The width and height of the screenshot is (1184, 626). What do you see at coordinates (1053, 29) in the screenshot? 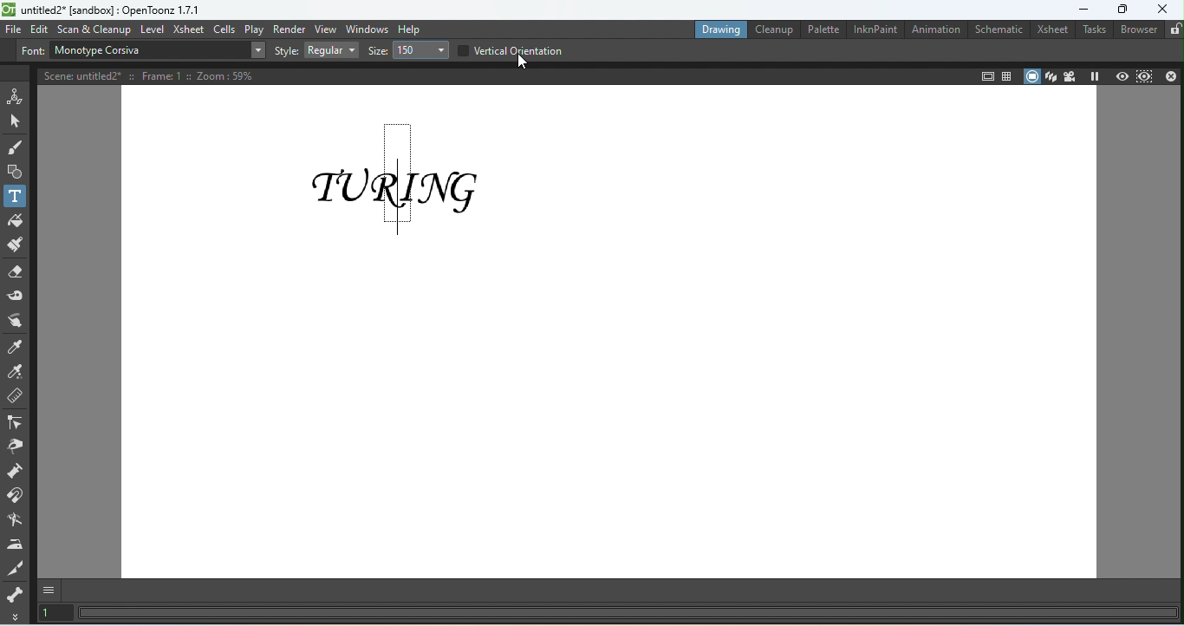
I see `Xsheet` at bounding box center [1053, 29].